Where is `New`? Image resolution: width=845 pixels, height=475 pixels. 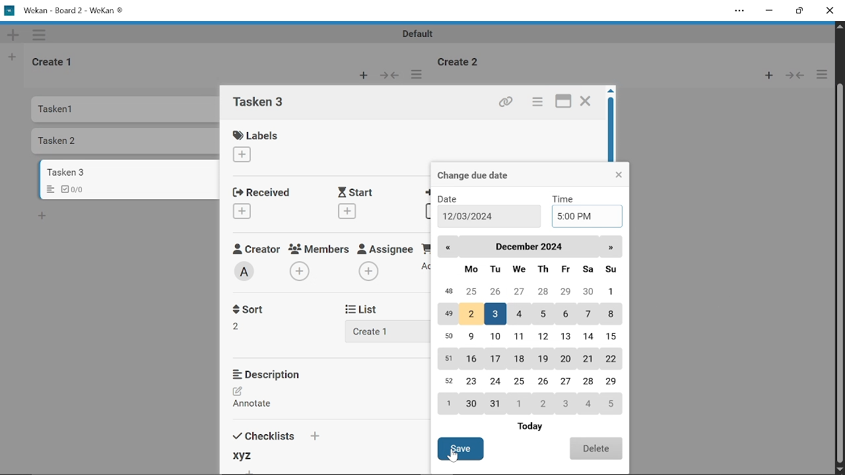 New is located at coordinates (363, 76).